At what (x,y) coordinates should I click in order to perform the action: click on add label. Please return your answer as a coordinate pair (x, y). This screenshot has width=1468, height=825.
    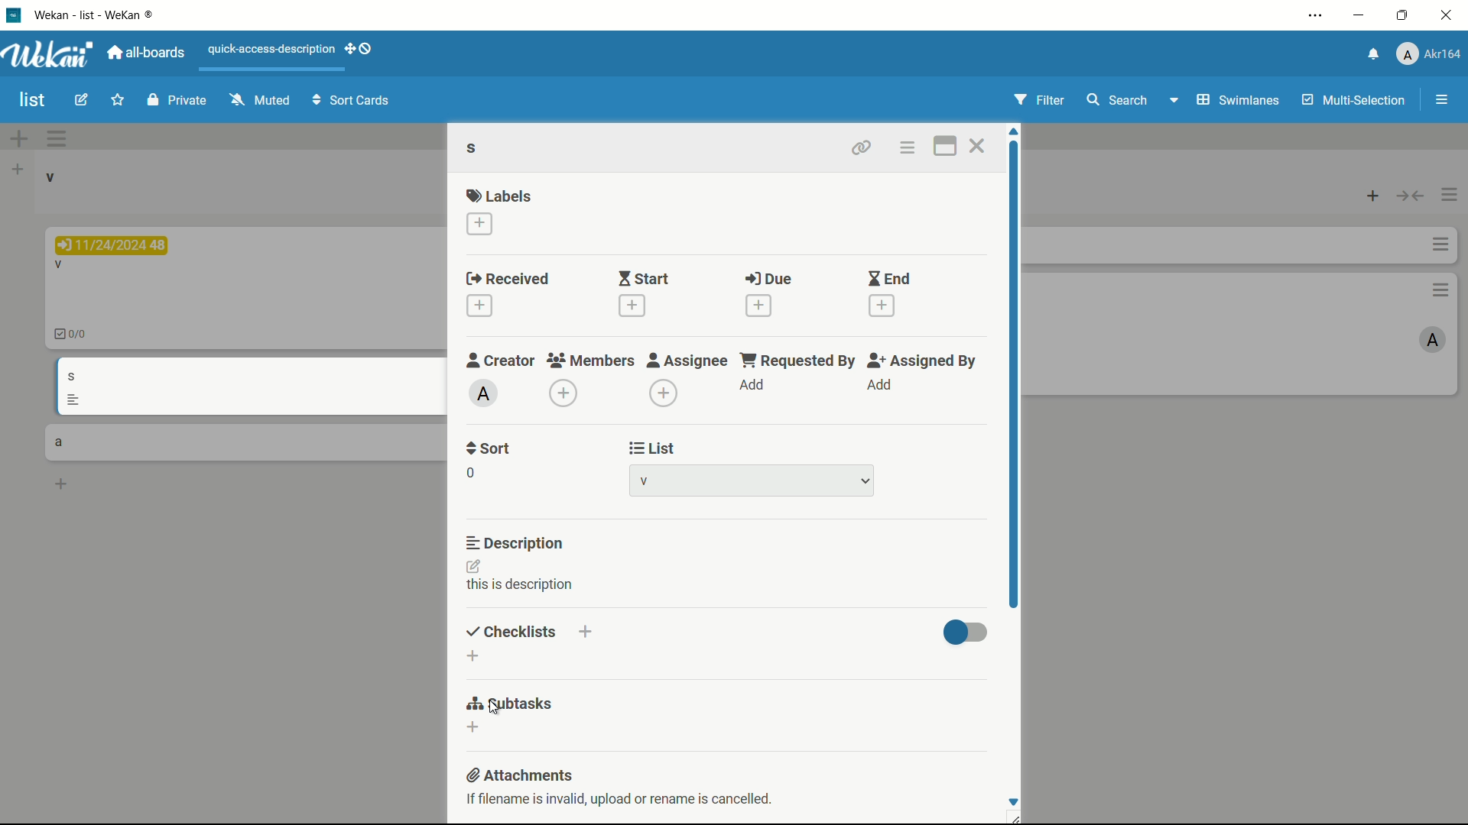
    Looking at the image, I should click on (479, 224).